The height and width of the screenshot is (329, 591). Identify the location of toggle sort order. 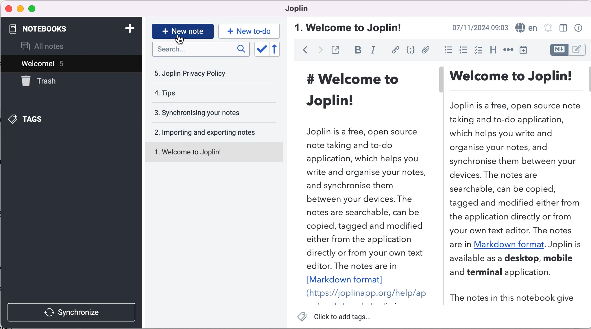
(261, 49).